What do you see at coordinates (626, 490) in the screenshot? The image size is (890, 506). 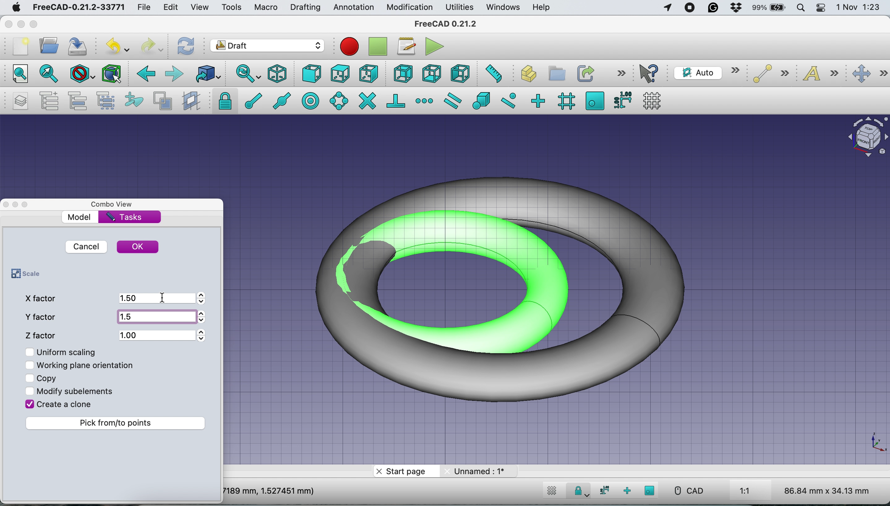 I see `snap ortho` at bounding box center [626, 490].